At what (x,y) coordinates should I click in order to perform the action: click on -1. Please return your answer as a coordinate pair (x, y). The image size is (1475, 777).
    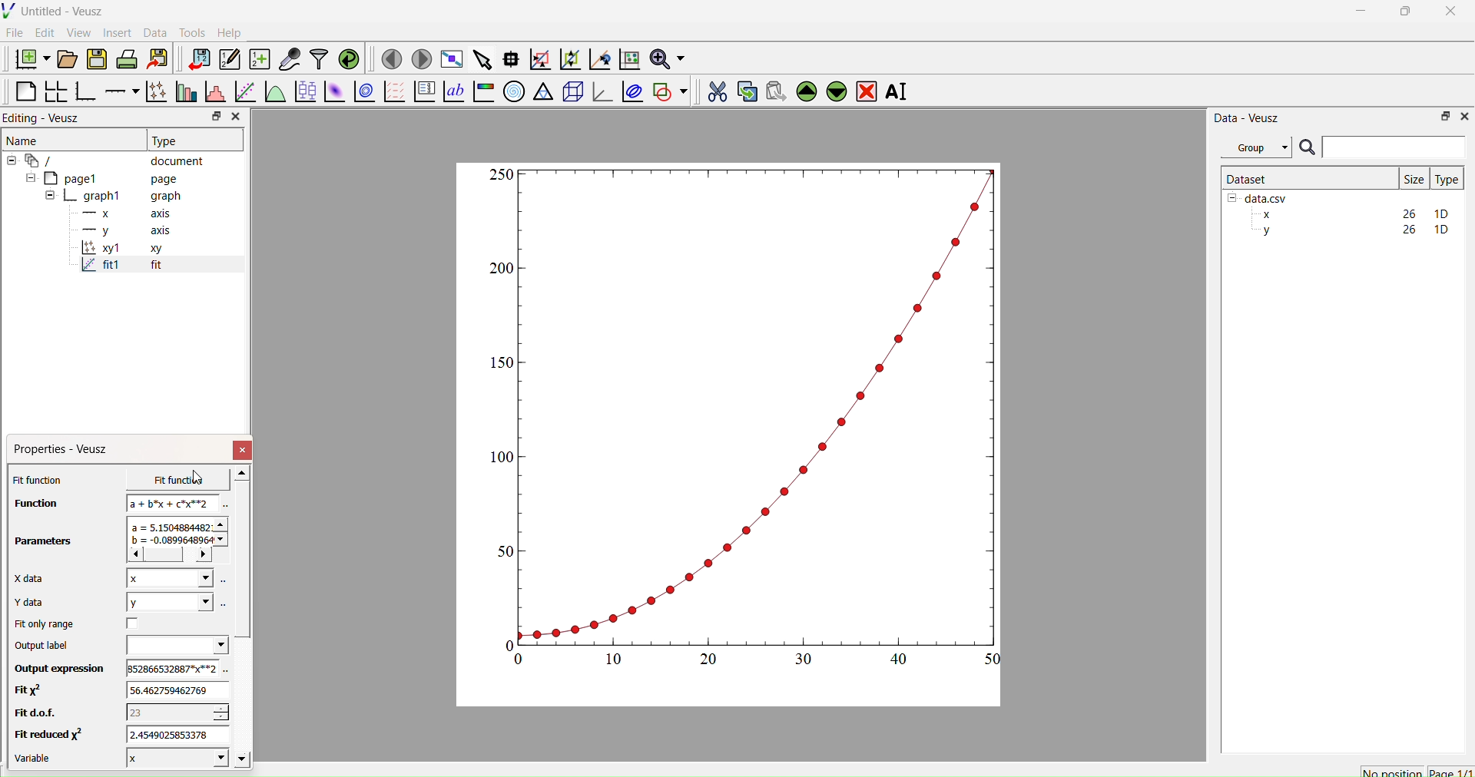
    Looking at the image, I should click on (172, 693).